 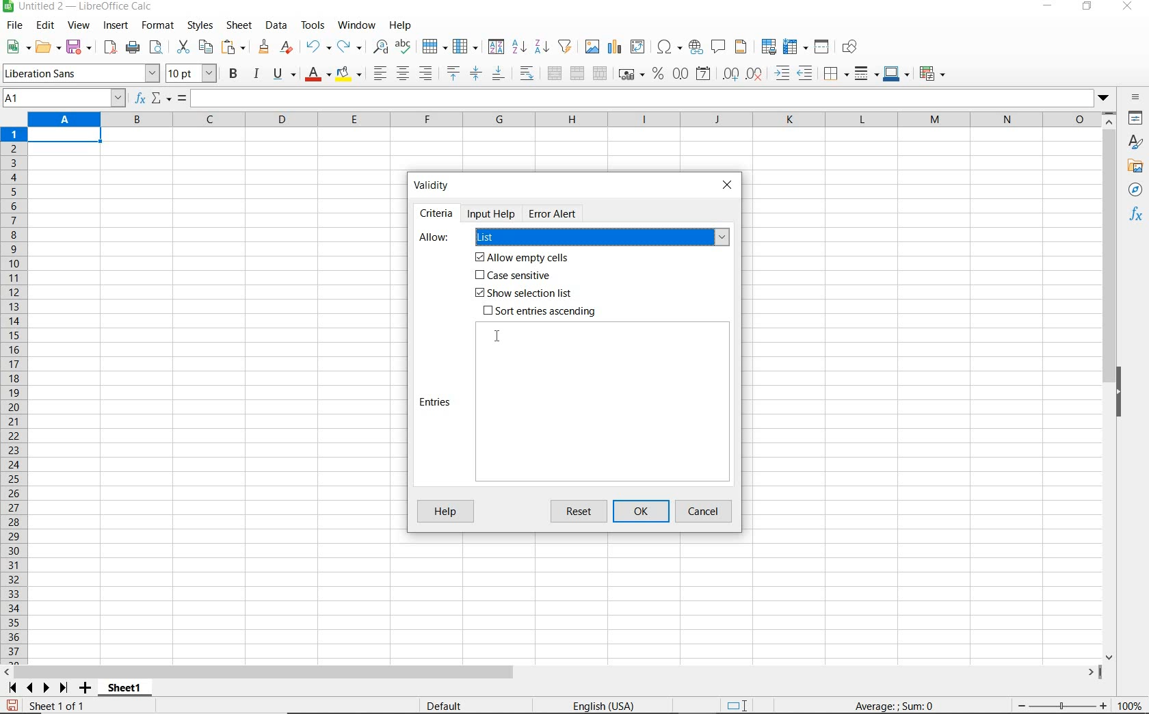 What do you see at coordinates (199, 26) in the screenshot?
I see `styles` at bounding box center [199, 26].